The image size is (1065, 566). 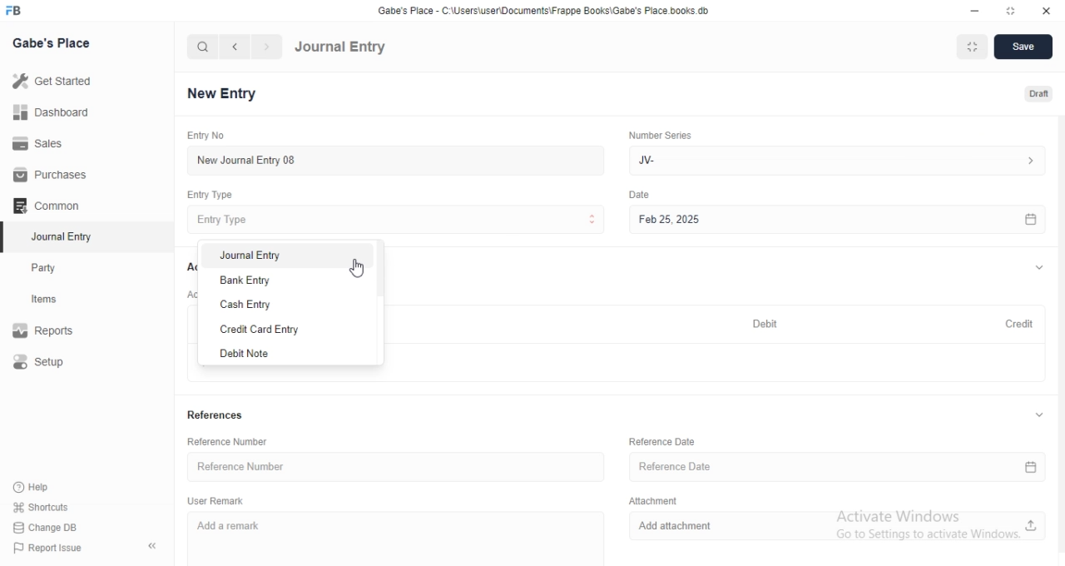 What do you see at coordinates (660, 137) in the screenshot?
I see `Number Series` at bounding box center [660, 137].